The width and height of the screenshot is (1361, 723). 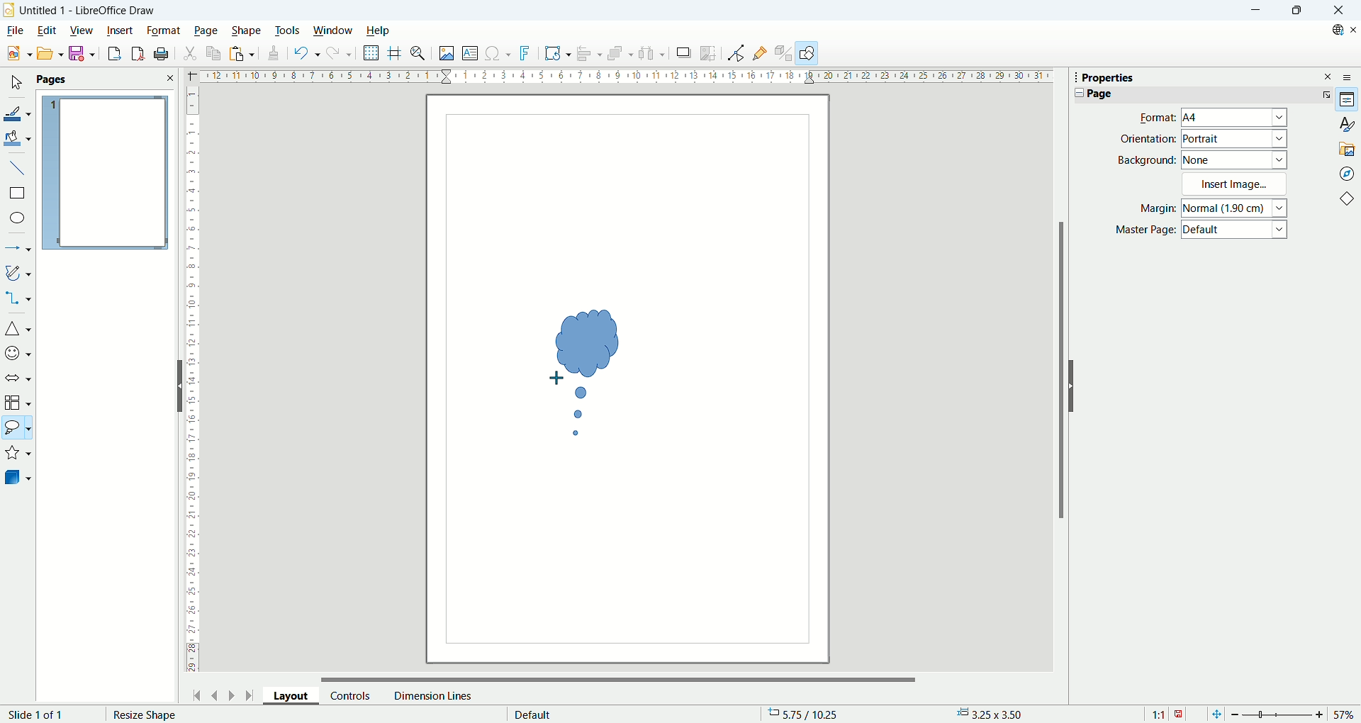 I want to click on export, so click(x=111, y=53).